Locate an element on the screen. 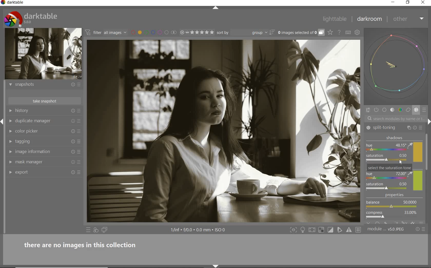  correct is located at coordinates (408, 110).